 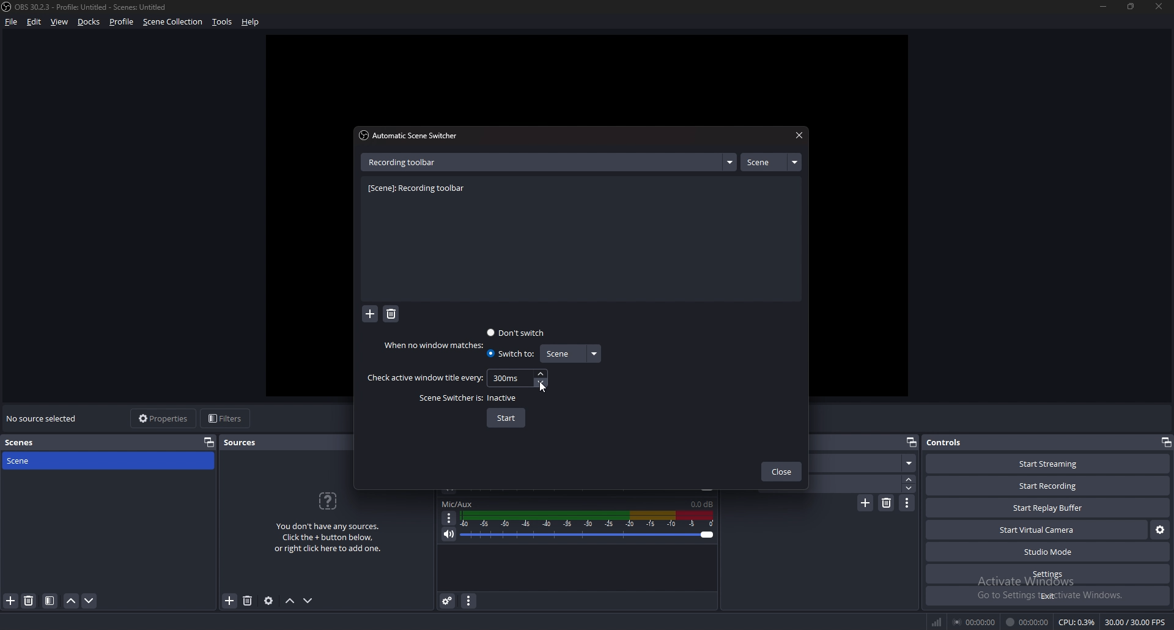 What do you see at coordinates (87, 7) in the screenshot?
I see `title` at bounding box center [87, 7].